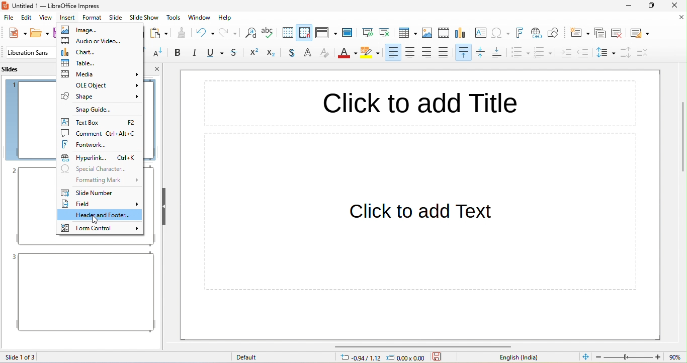  I want to click on hyperlink, so click(85, 157).